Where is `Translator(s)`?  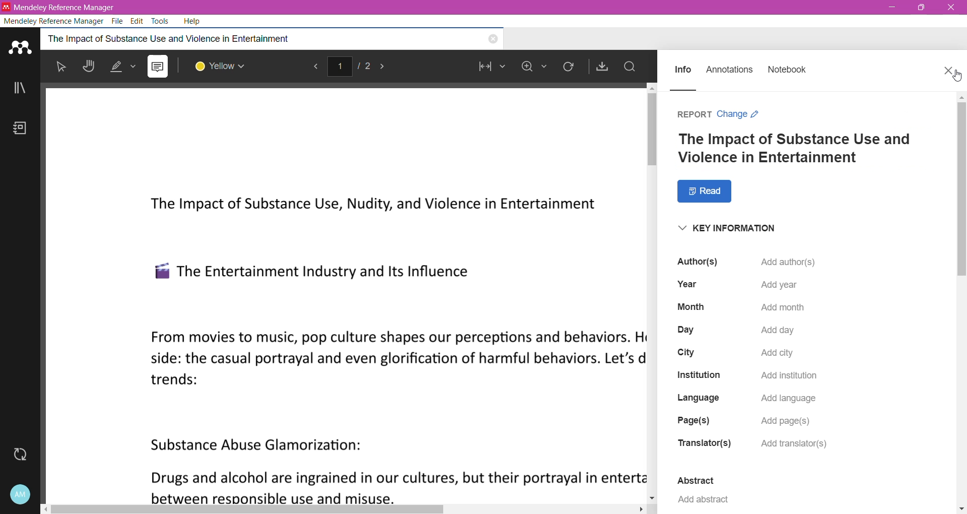
Translator(s) is located at coordinates (705, 443).